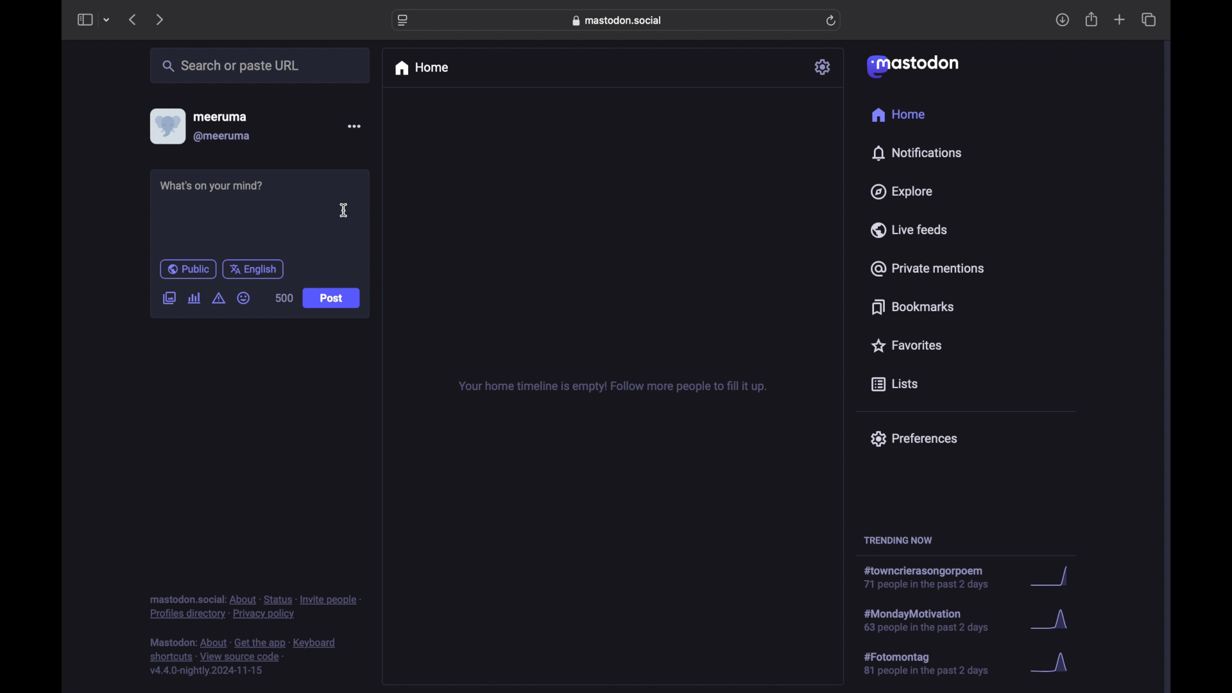 Image resolution: width=1232 pixels, height=693 pixels. What do you see at coordinates (908, 229) in the screenshot?
I see `live feeds` at bounding box center [908, 229].